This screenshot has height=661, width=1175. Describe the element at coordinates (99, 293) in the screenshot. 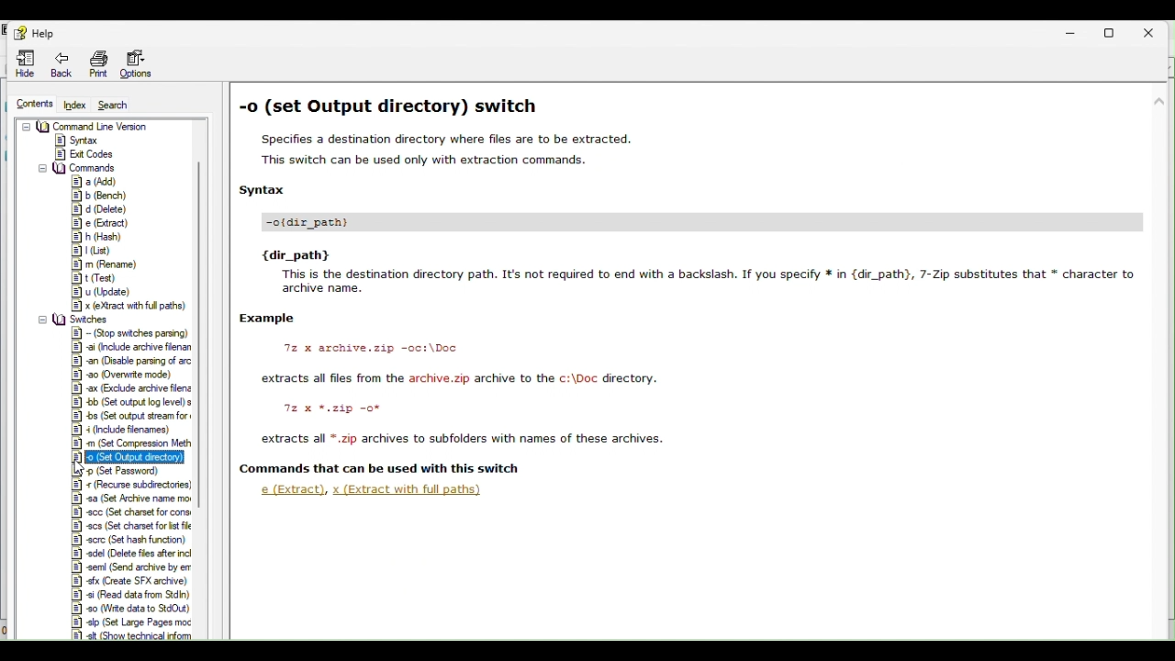

I see `Update` at that location.